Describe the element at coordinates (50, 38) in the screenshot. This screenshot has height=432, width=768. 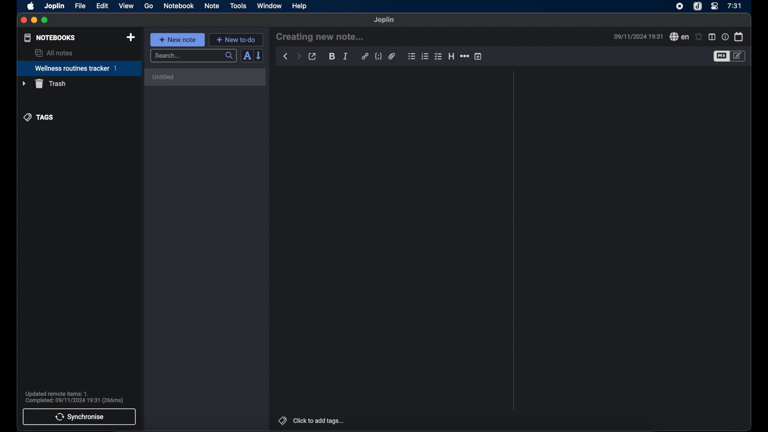
I see `notebooks` at that location.